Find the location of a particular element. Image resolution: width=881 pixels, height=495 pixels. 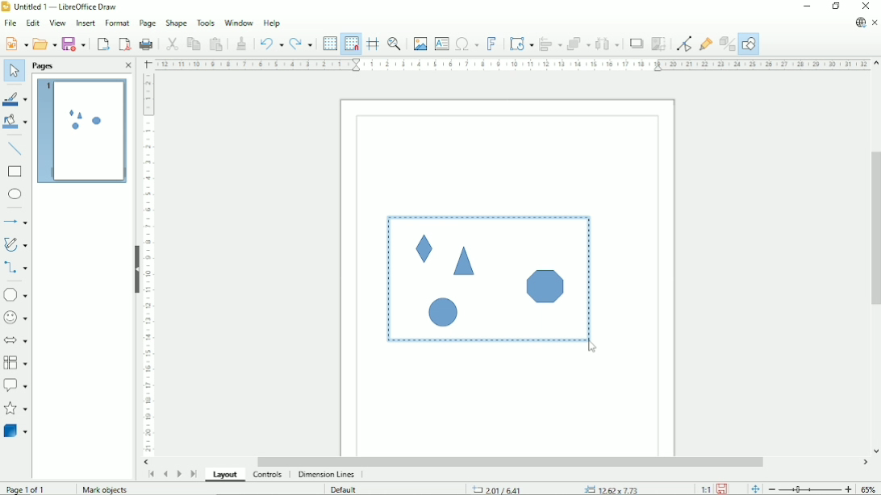

Close document is located at coordinates (875, 23).